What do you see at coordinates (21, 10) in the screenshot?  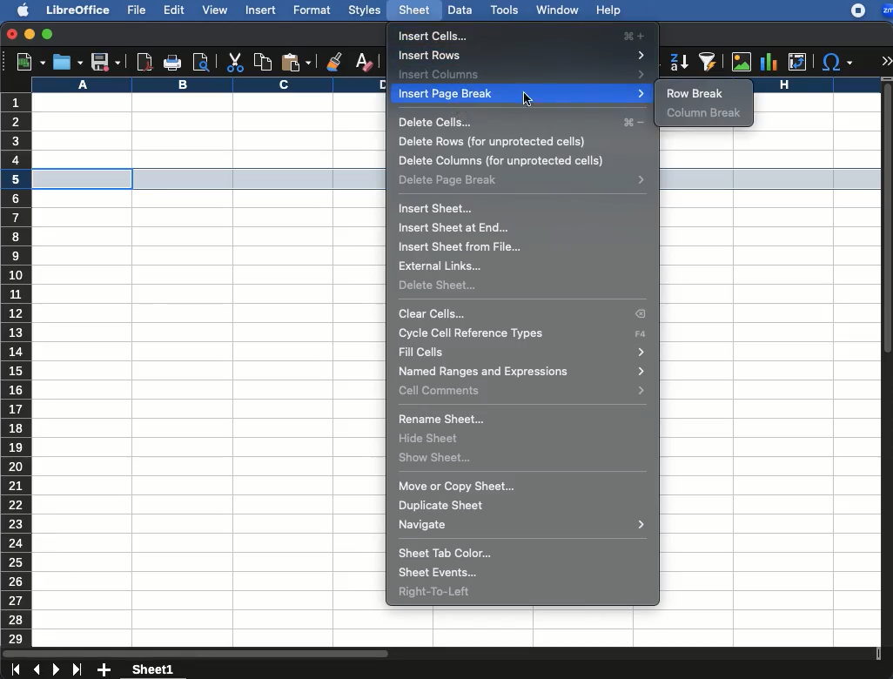 I see `apple` at bounding box center [21, 10].